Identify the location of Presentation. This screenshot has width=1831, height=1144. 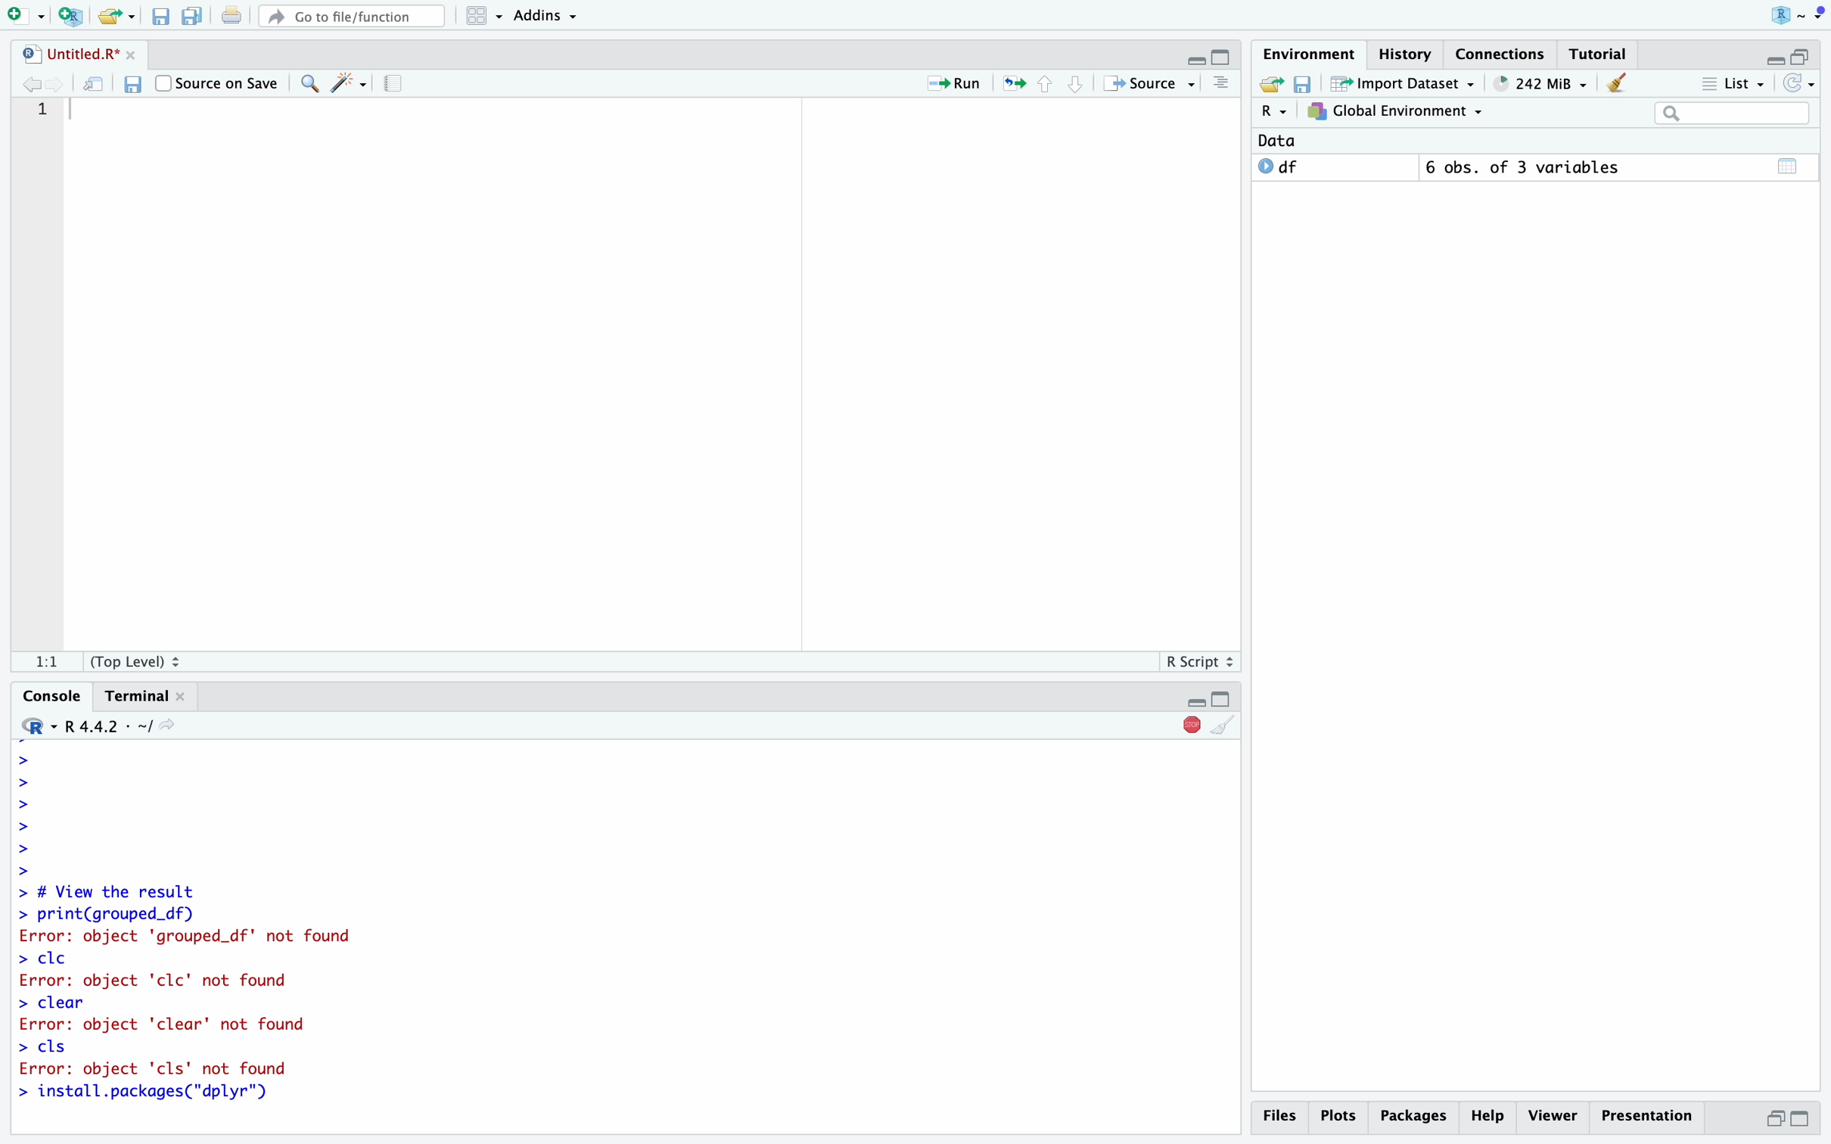
(1647, 1116).